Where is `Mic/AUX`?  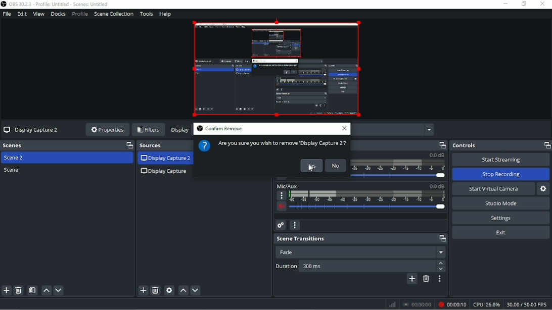 Mic/AUX is located at coordinates (360, 198).